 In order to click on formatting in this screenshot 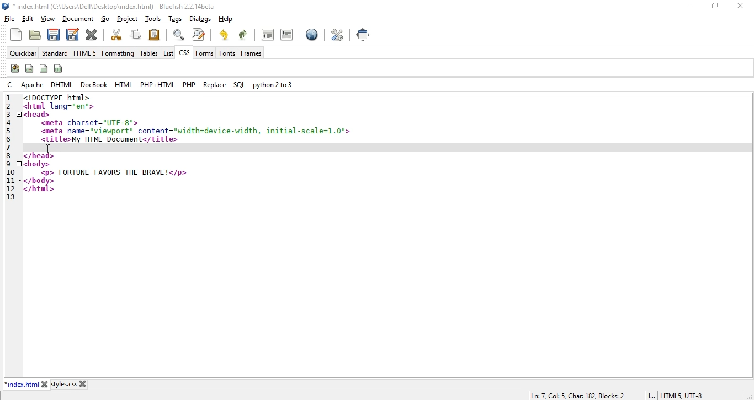, I will do `click(118, 54)`.